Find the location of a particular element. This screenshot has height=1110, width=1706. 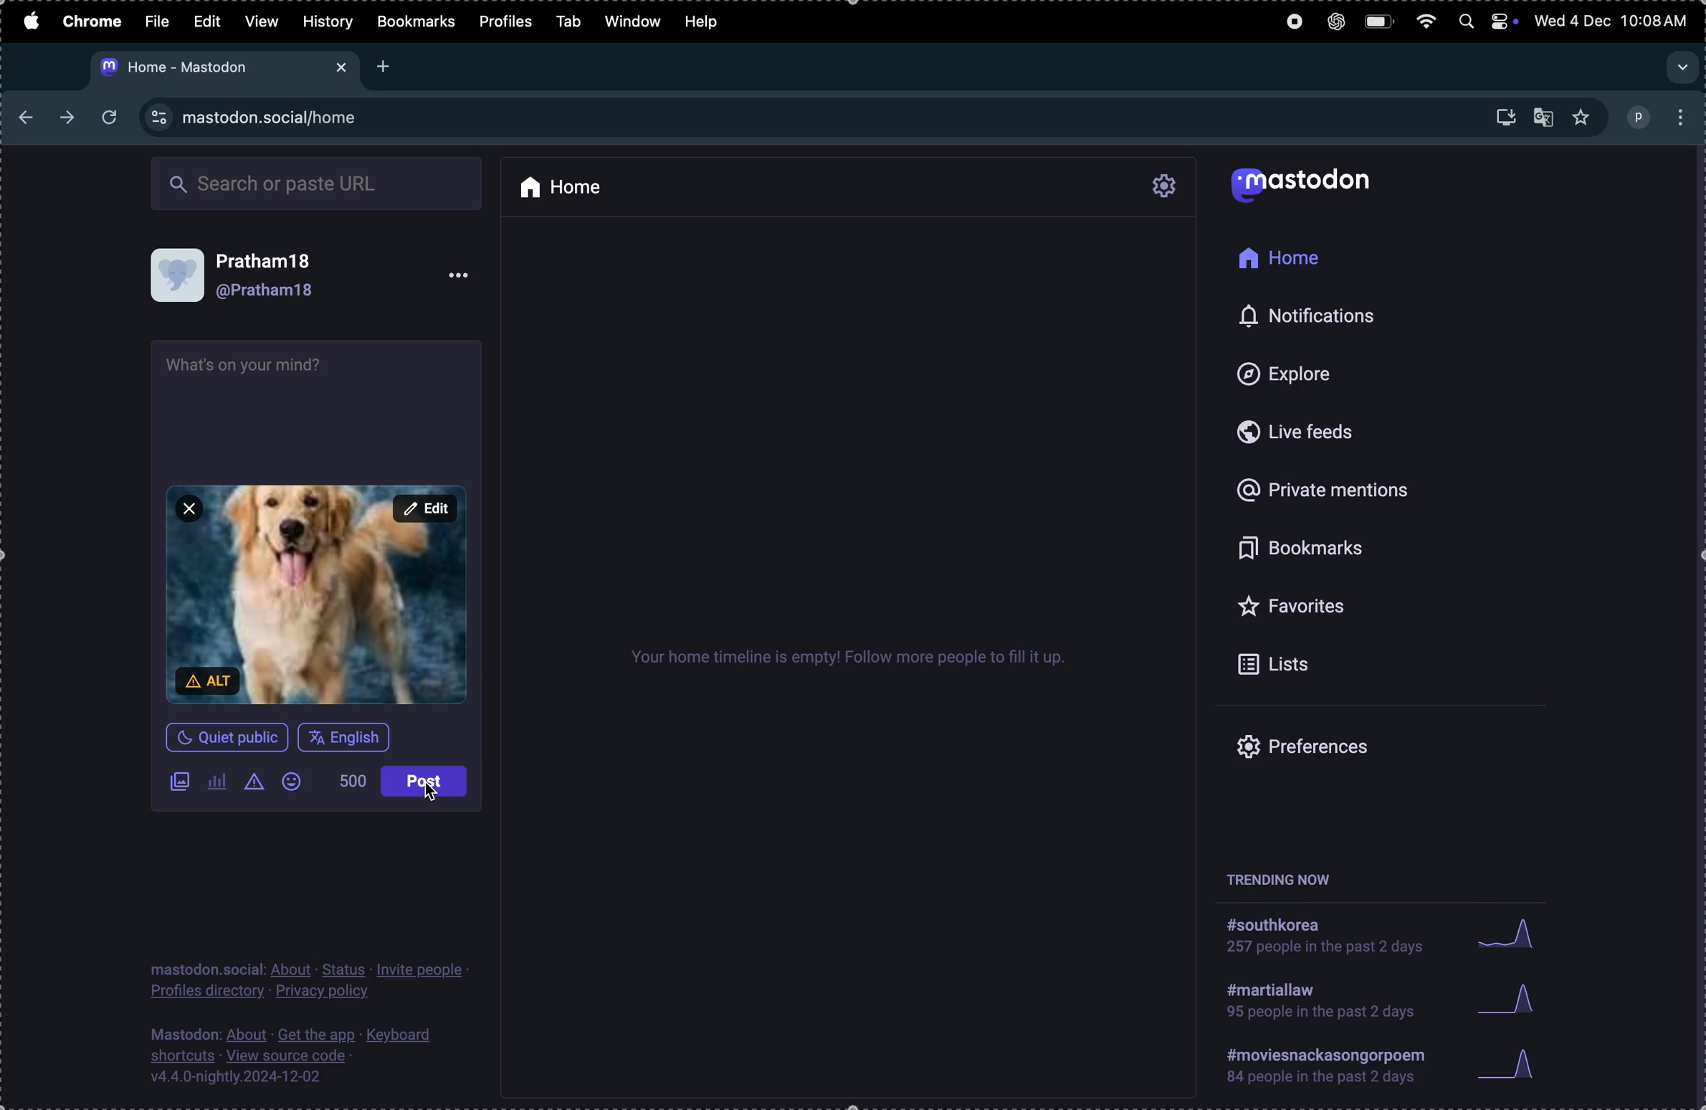

translate is located at coordinates (1544, 115).